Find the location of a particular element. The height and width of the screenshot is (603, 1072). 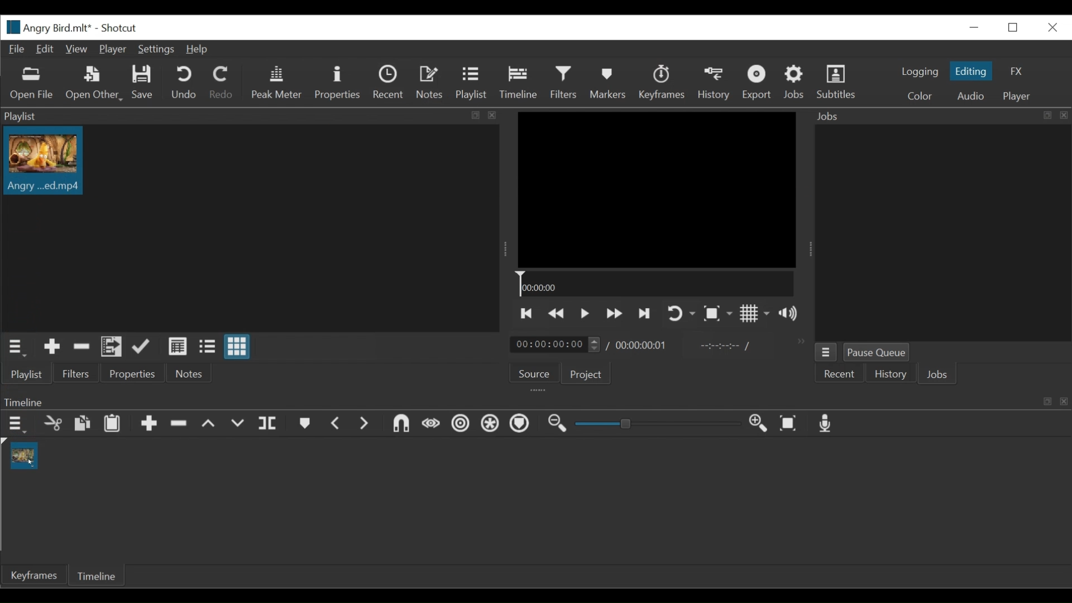

Keyframes is located at coordinates (663, 83).